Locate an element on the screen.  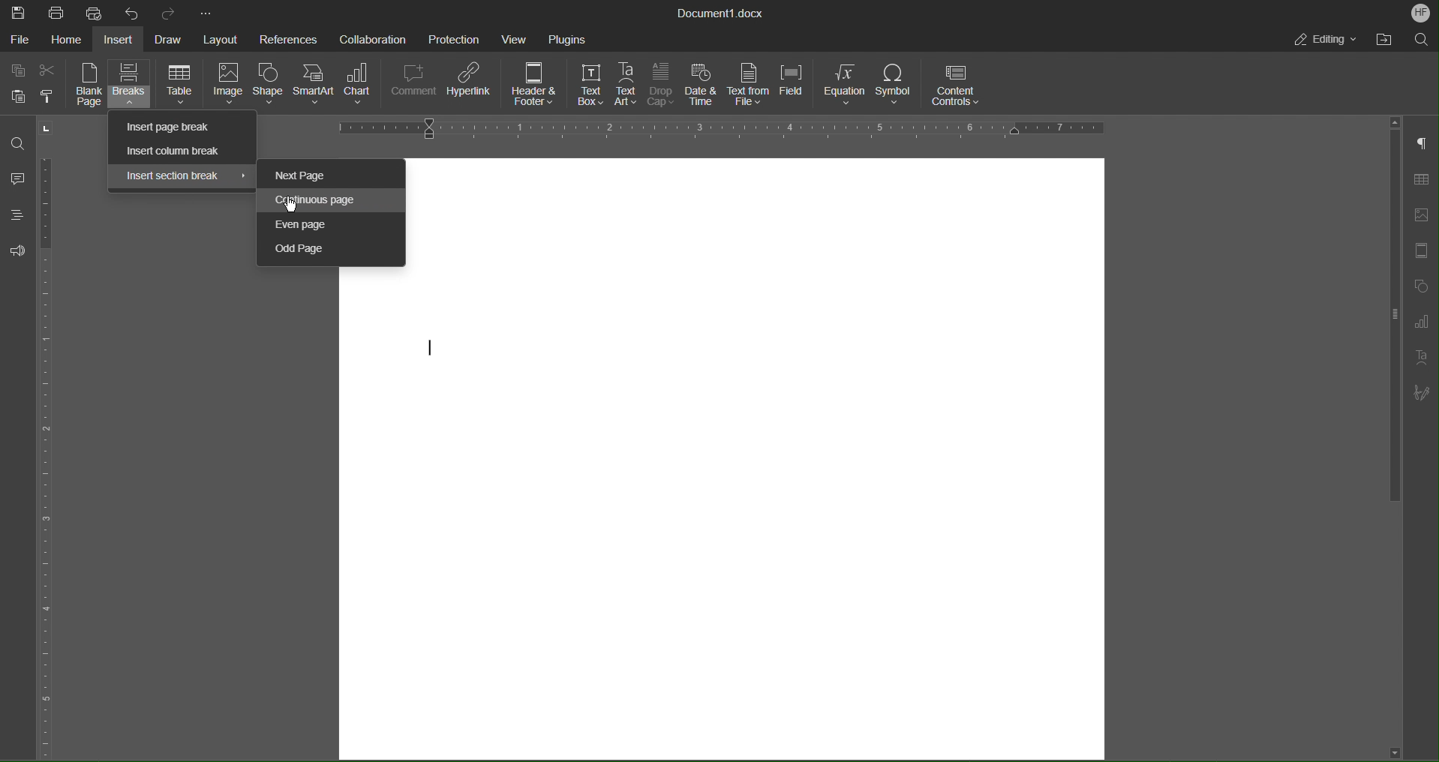
Image is located at coordinates (227, 85).